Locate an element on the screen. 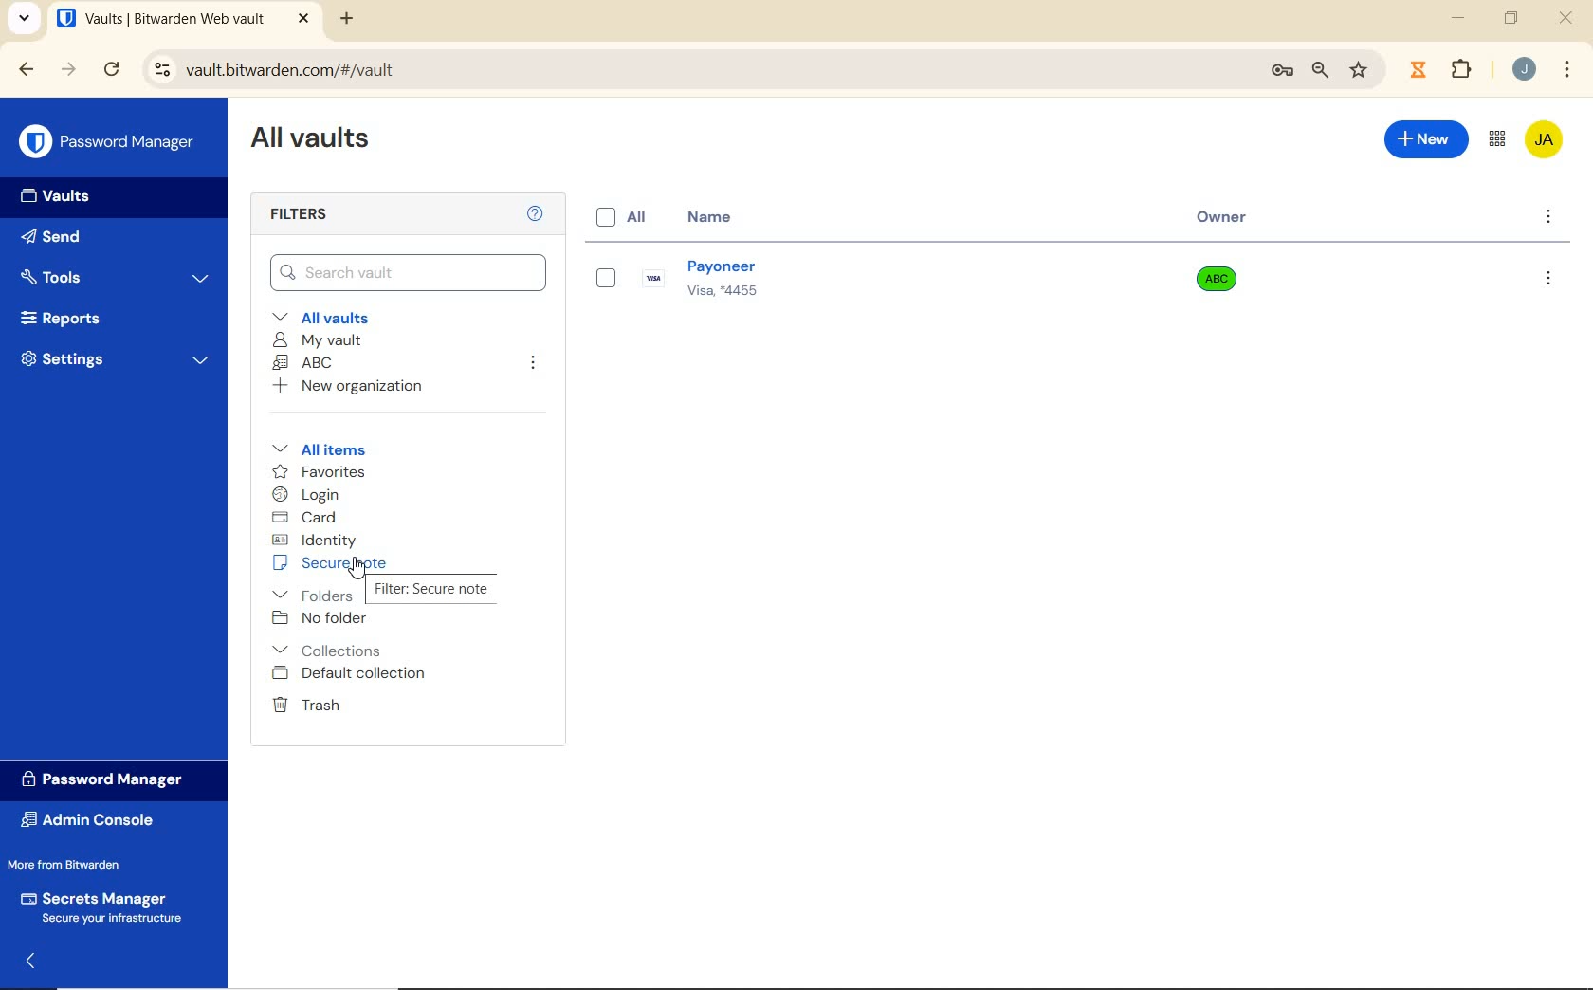 The height and width of the screenshot is (990, 1593). Admin Console is located at coordinates (98, 819).